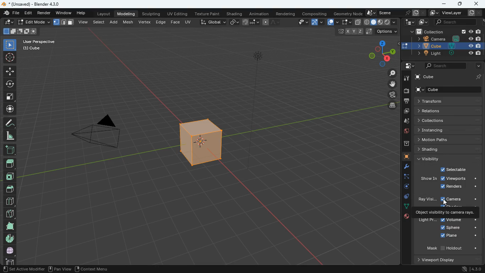 The height and width of the screenshot is (273, 485). Describe the element at coordinates (449, 149) in the screenshot. I see `shading` at that location.